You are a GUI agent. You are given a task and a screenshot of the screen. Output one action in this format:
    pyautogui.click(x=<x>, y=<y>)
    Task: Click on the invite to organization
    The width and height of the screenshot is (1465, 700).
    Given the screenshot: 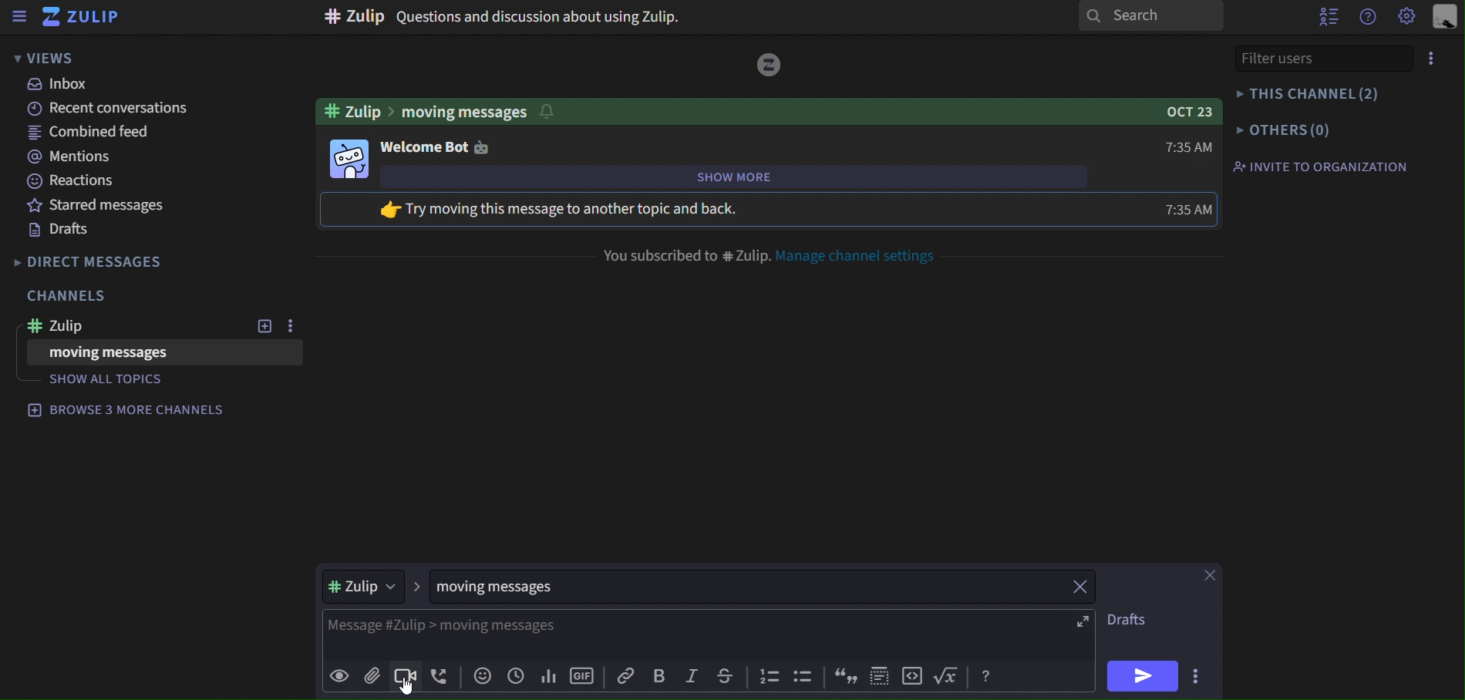 What is the action you would take?
    pyautogui.click(x=1323, y=166)
    